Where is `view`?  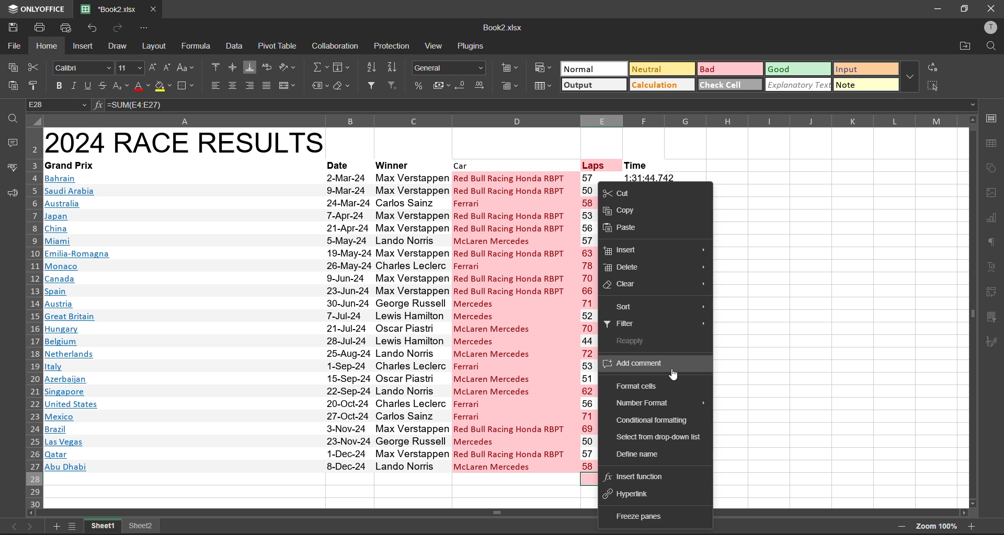
view is located at coordinates (436, 46).